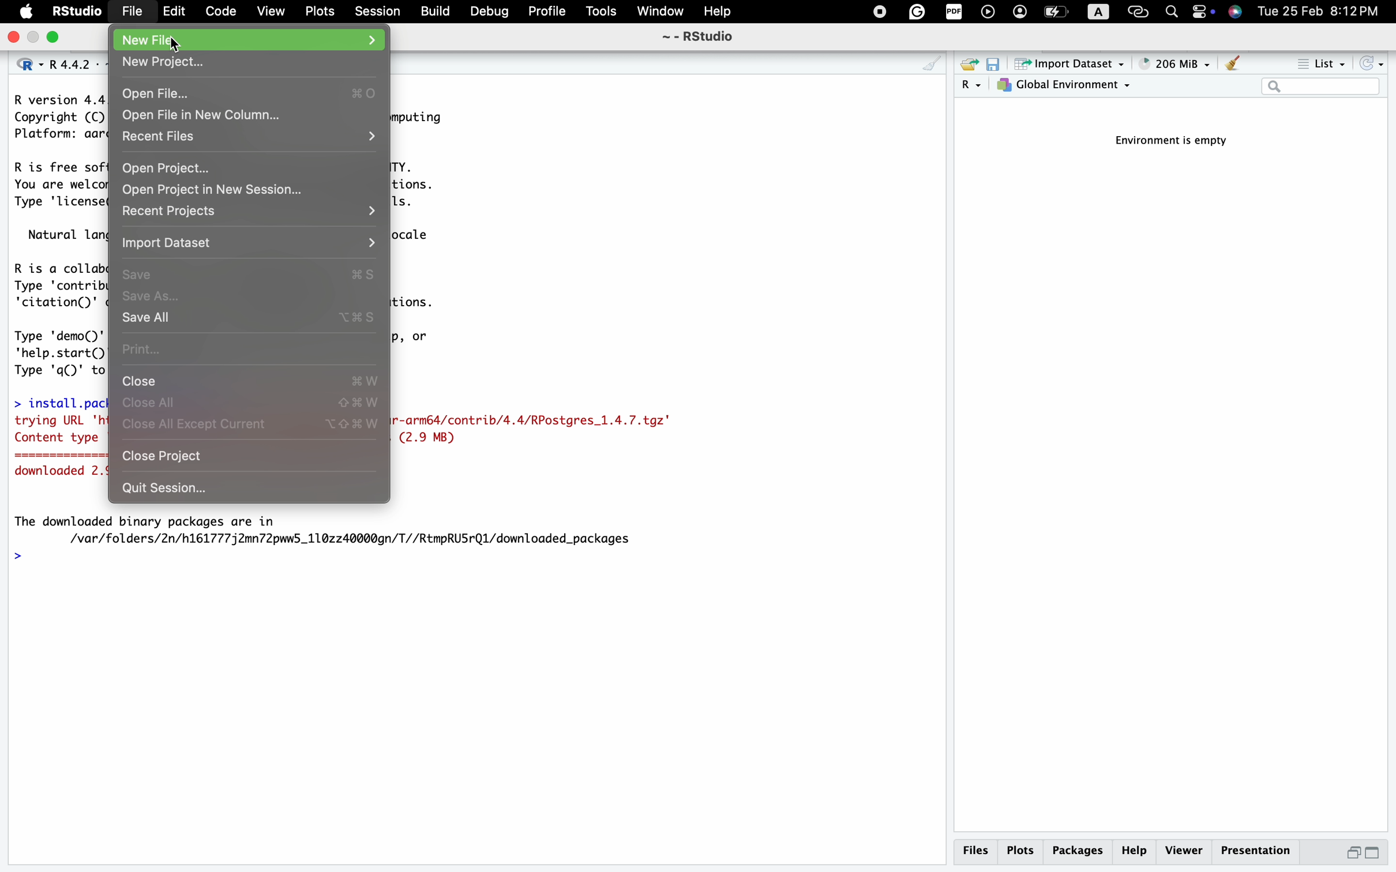  Describe the element at coordinates (720, 11) in the screenshot. I see `help` at that location.